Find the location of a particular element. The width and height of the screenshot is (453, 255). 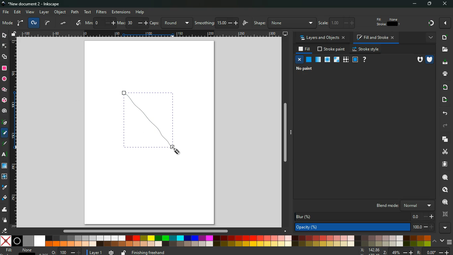

file is located at coordinates (5, 13).